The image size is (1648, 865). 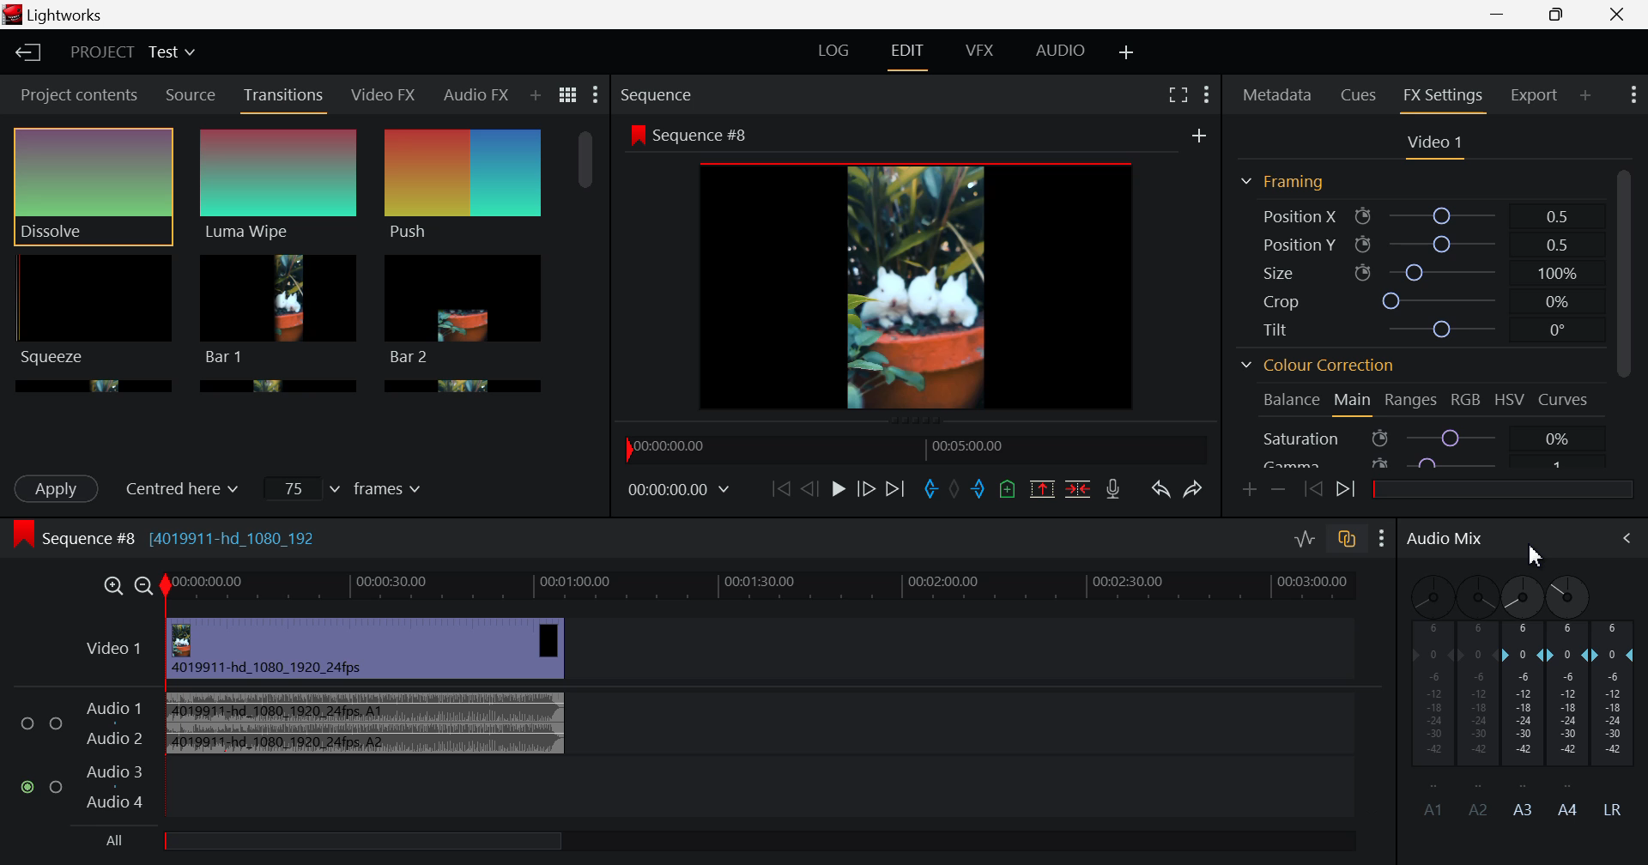 I want to click on Position Y, so click(x=1418, y=241).